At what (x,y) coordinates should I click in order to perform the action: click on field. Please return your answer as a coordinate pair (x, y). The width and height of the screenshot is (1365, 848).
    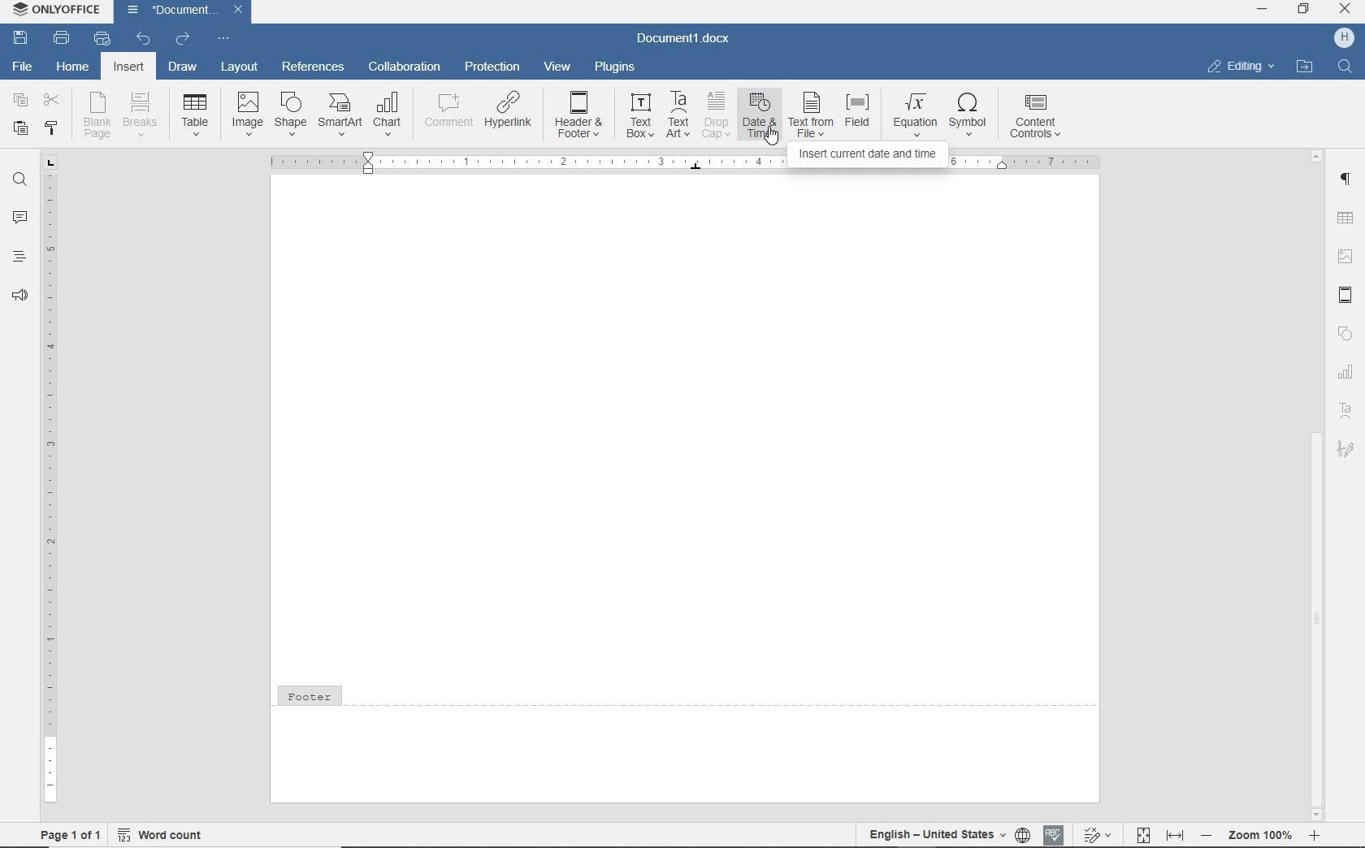
    Looking at the image, I should click on (860, 115).